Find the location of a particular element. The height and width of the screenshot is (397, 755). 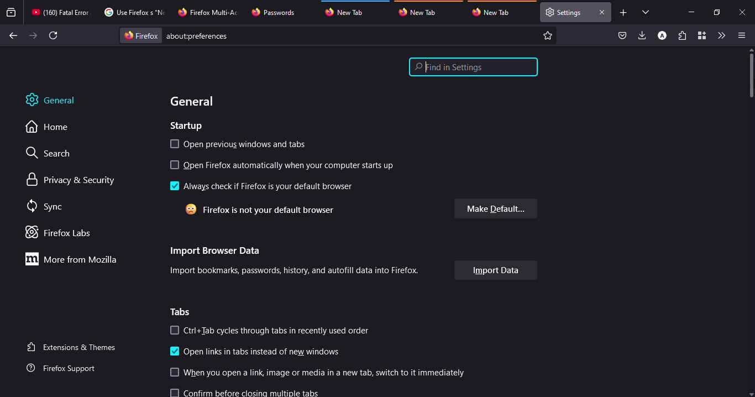

tab is located at coordinates (494, 12).